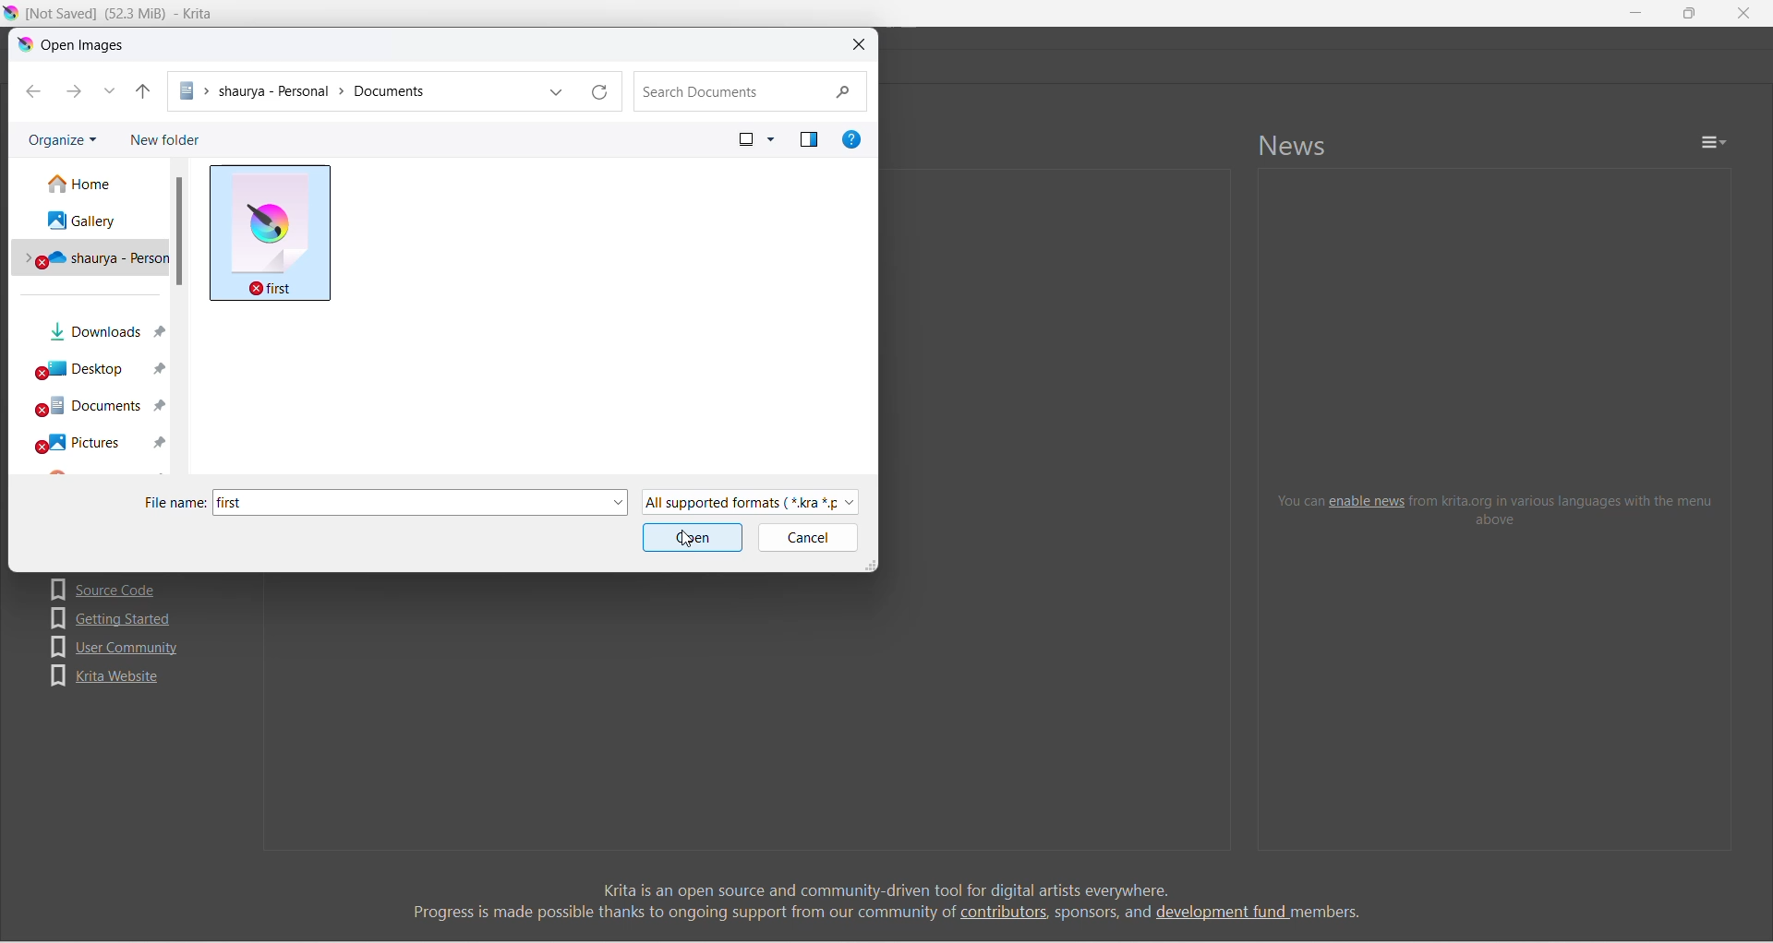  I want to click on recent location, so click(110, 91).